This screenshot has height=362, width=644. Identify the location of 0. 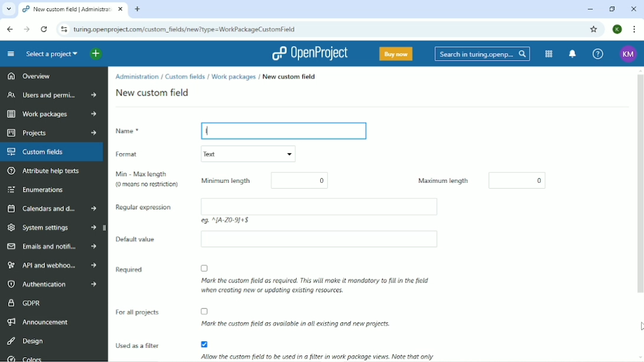
(520, 179).